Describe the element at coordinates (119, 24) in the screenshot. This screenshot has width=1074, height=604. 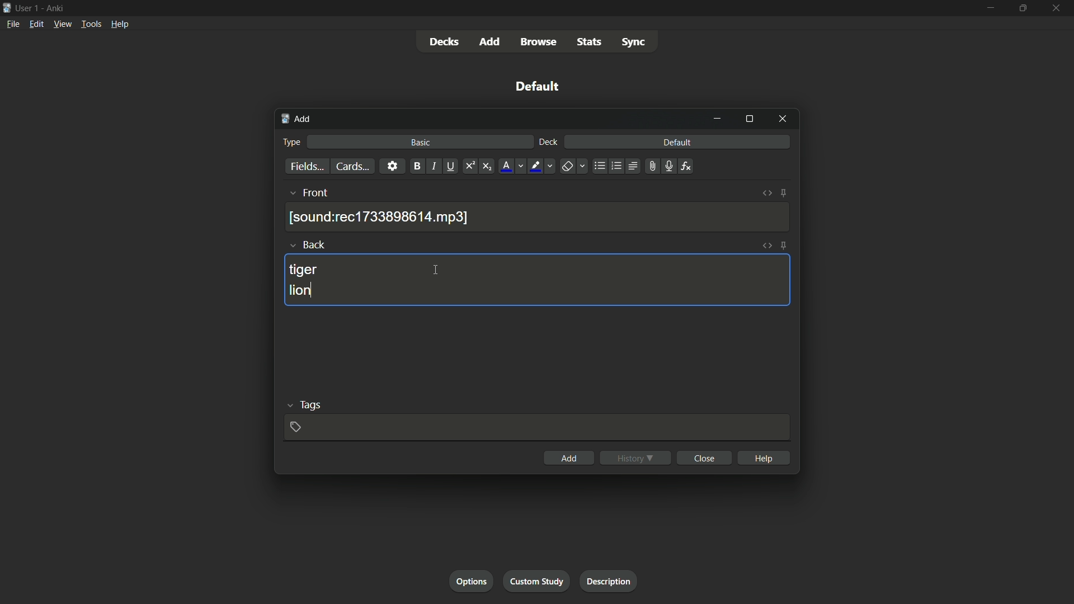
I see `help menu` at that location.